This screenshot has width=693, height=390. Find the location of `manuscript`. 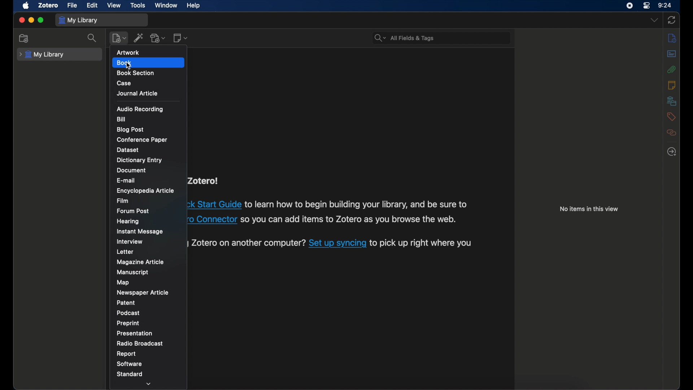

manuscript is located at coordinates (132, 272).